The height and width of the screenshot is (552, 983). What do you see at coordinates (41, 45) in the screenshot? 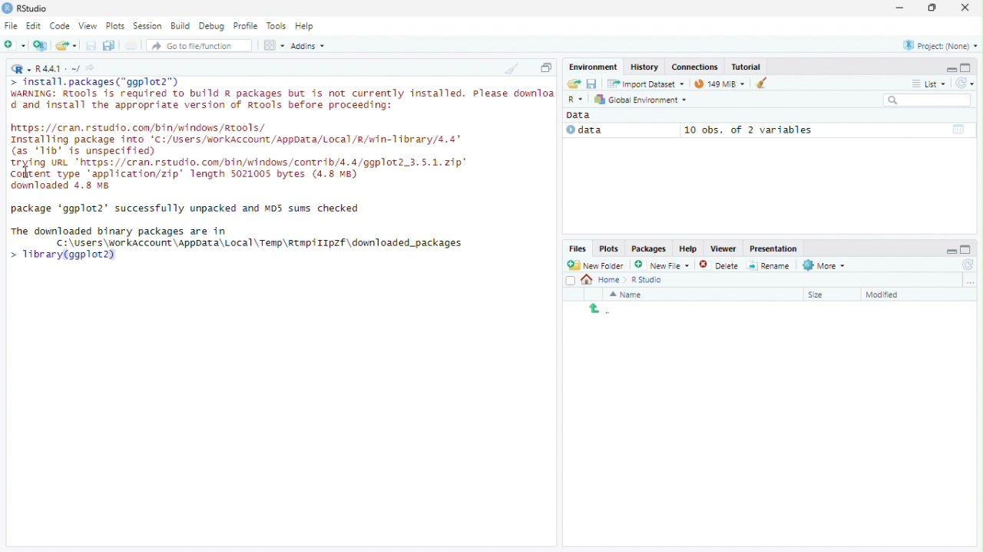
I see `create a project` at bounding box center [41, 45].